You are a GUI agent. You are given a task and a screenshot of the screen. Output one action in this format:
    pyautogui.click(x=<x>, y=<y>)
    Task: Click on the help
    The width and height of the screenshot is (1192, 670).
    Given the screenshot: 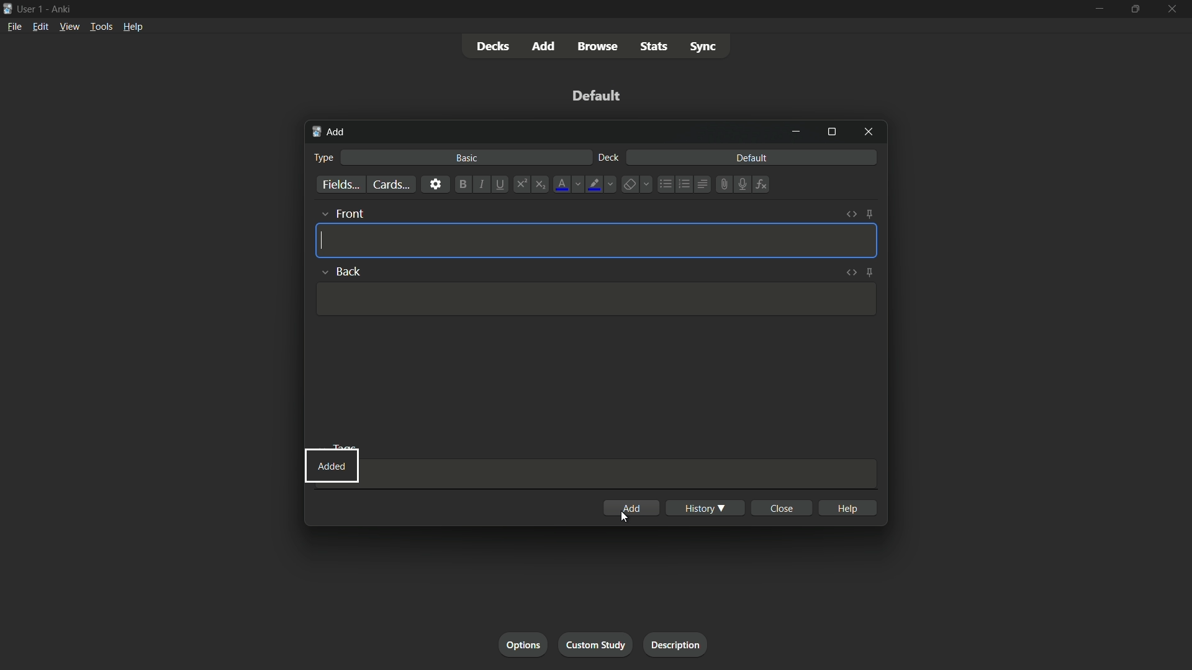 What is the action you would take?
    pyautogui.click(x=847, y=507)
    